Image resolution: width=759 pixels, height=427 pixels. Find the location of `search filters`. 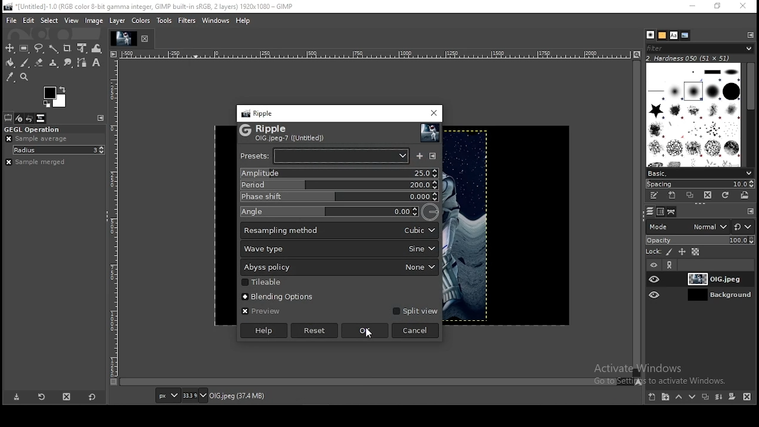

search filters is located at coordinates (700, 47).